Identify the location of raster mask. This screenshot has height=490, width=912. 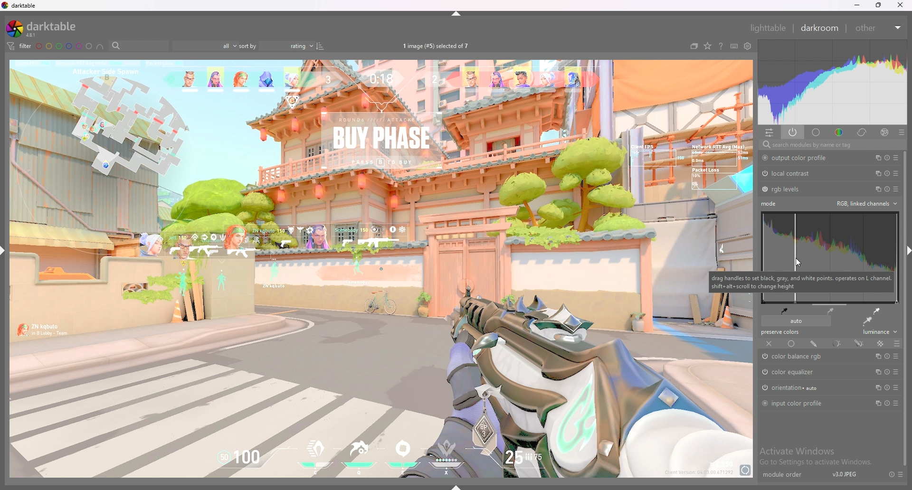
(880, 343).